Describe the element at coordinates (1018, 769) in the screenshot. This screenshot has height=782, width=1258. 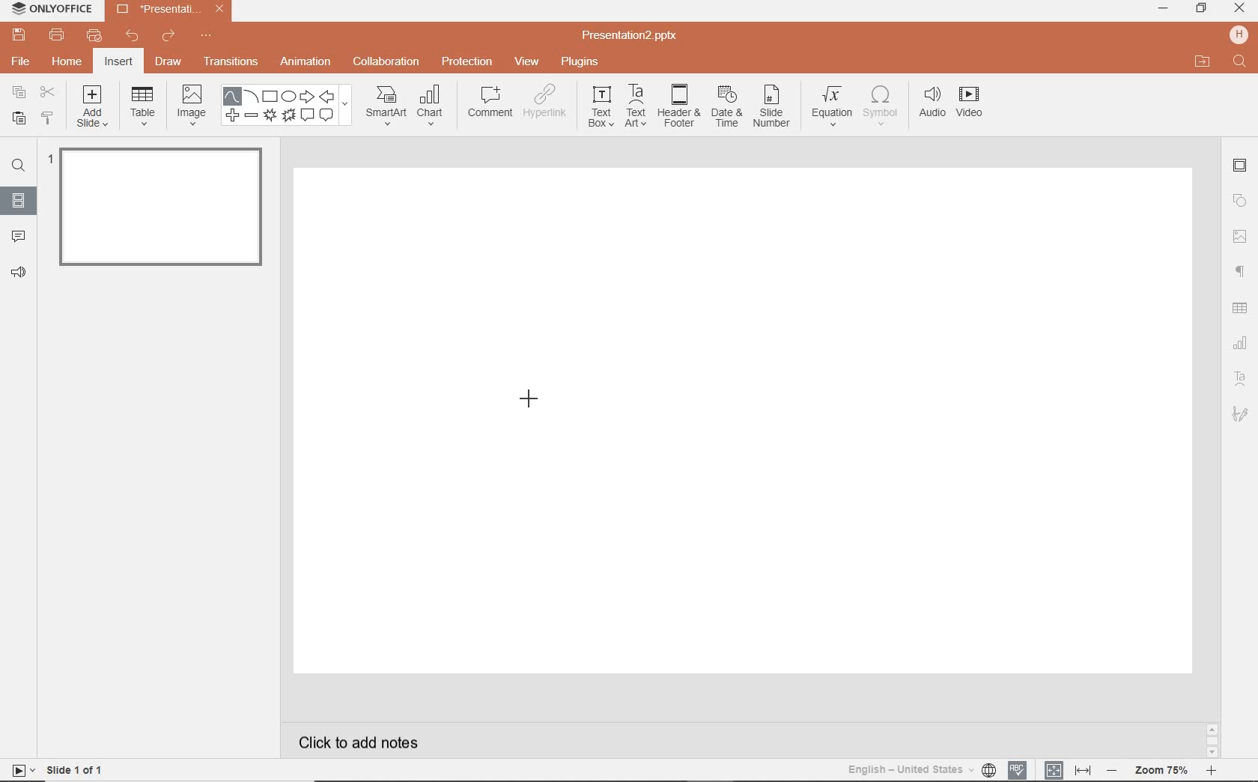
I see `SPELL CHECKING` at that location.